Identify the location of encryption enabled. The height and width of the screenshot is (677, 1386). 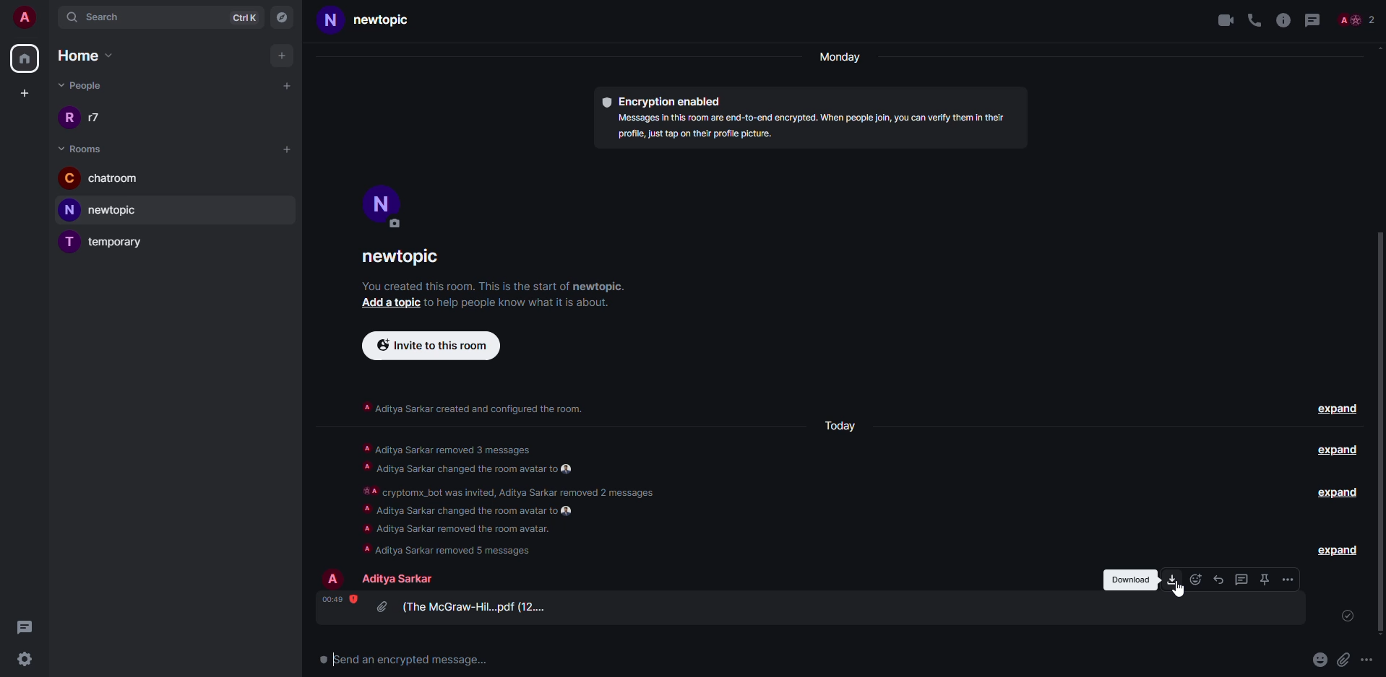
(667, 99).